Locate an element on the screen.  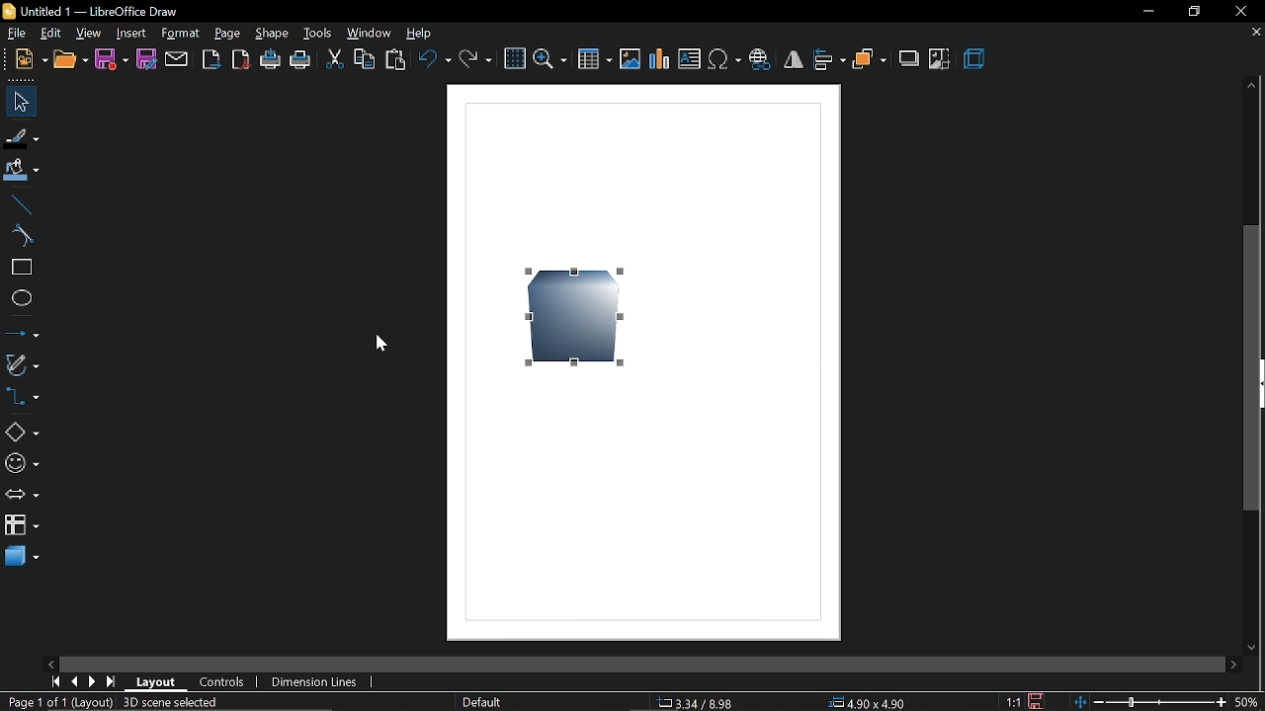
curves and polygons is located at coordinates (22, 366).